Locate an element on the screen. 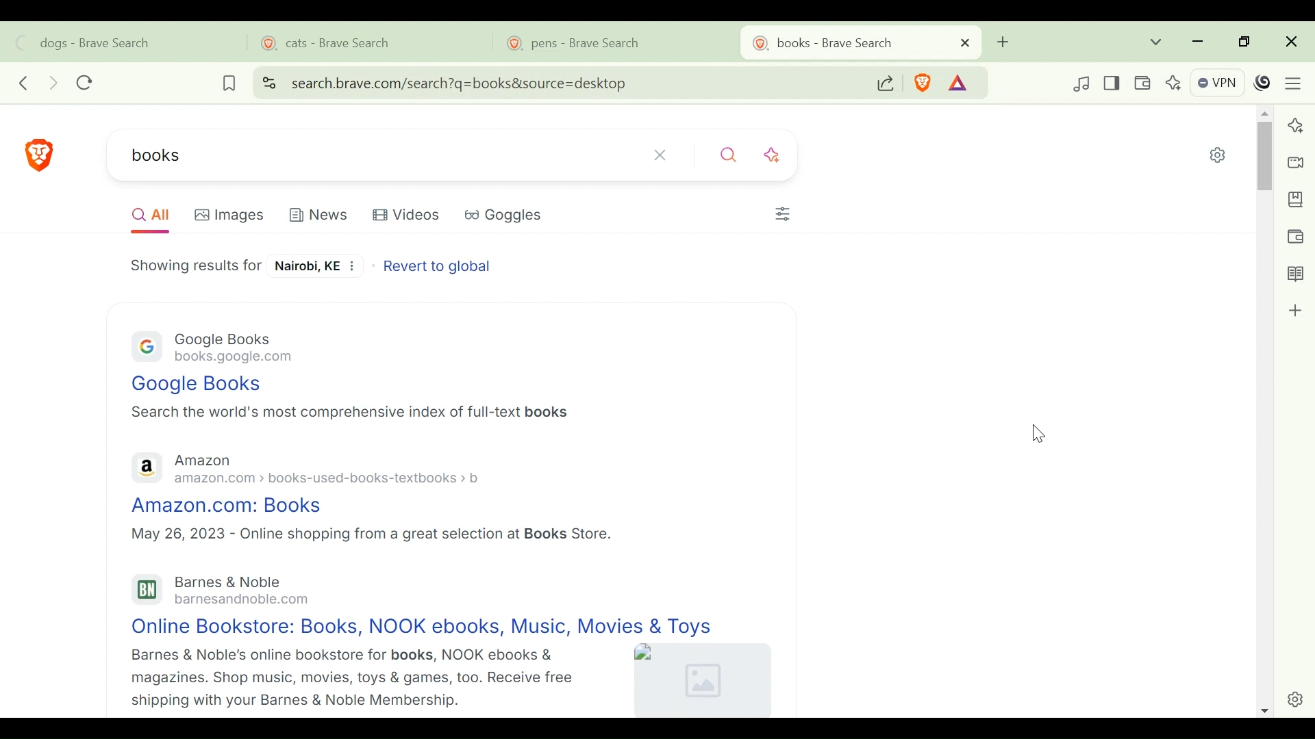 The width and height of the screenshot is (1315, 739). Amazon is located at coordinates (210, 458).